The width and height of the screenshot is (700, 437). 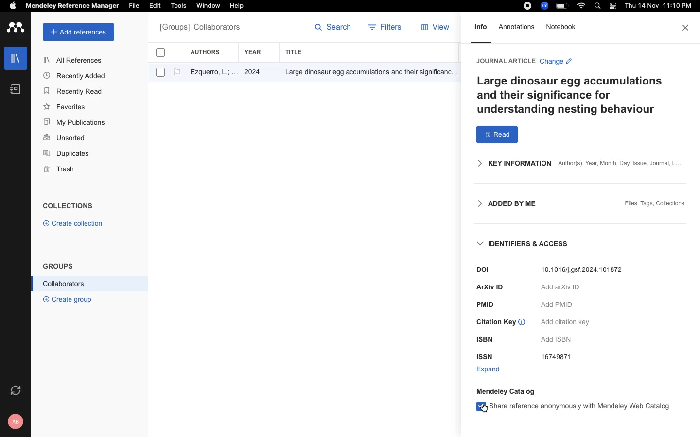 I want to click on Edit, so click(x=157, y=6).